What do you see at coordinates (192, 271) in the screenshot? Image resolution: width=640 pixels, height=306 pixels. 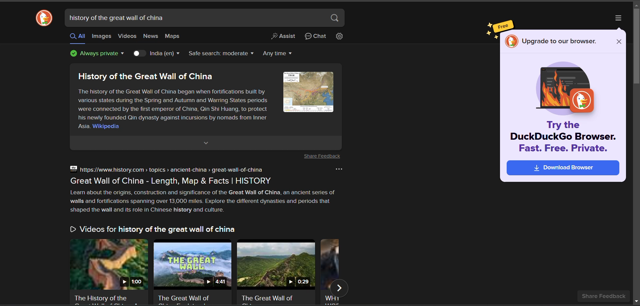 I see `video thumbnail and title` at bounding box center [192, 271].